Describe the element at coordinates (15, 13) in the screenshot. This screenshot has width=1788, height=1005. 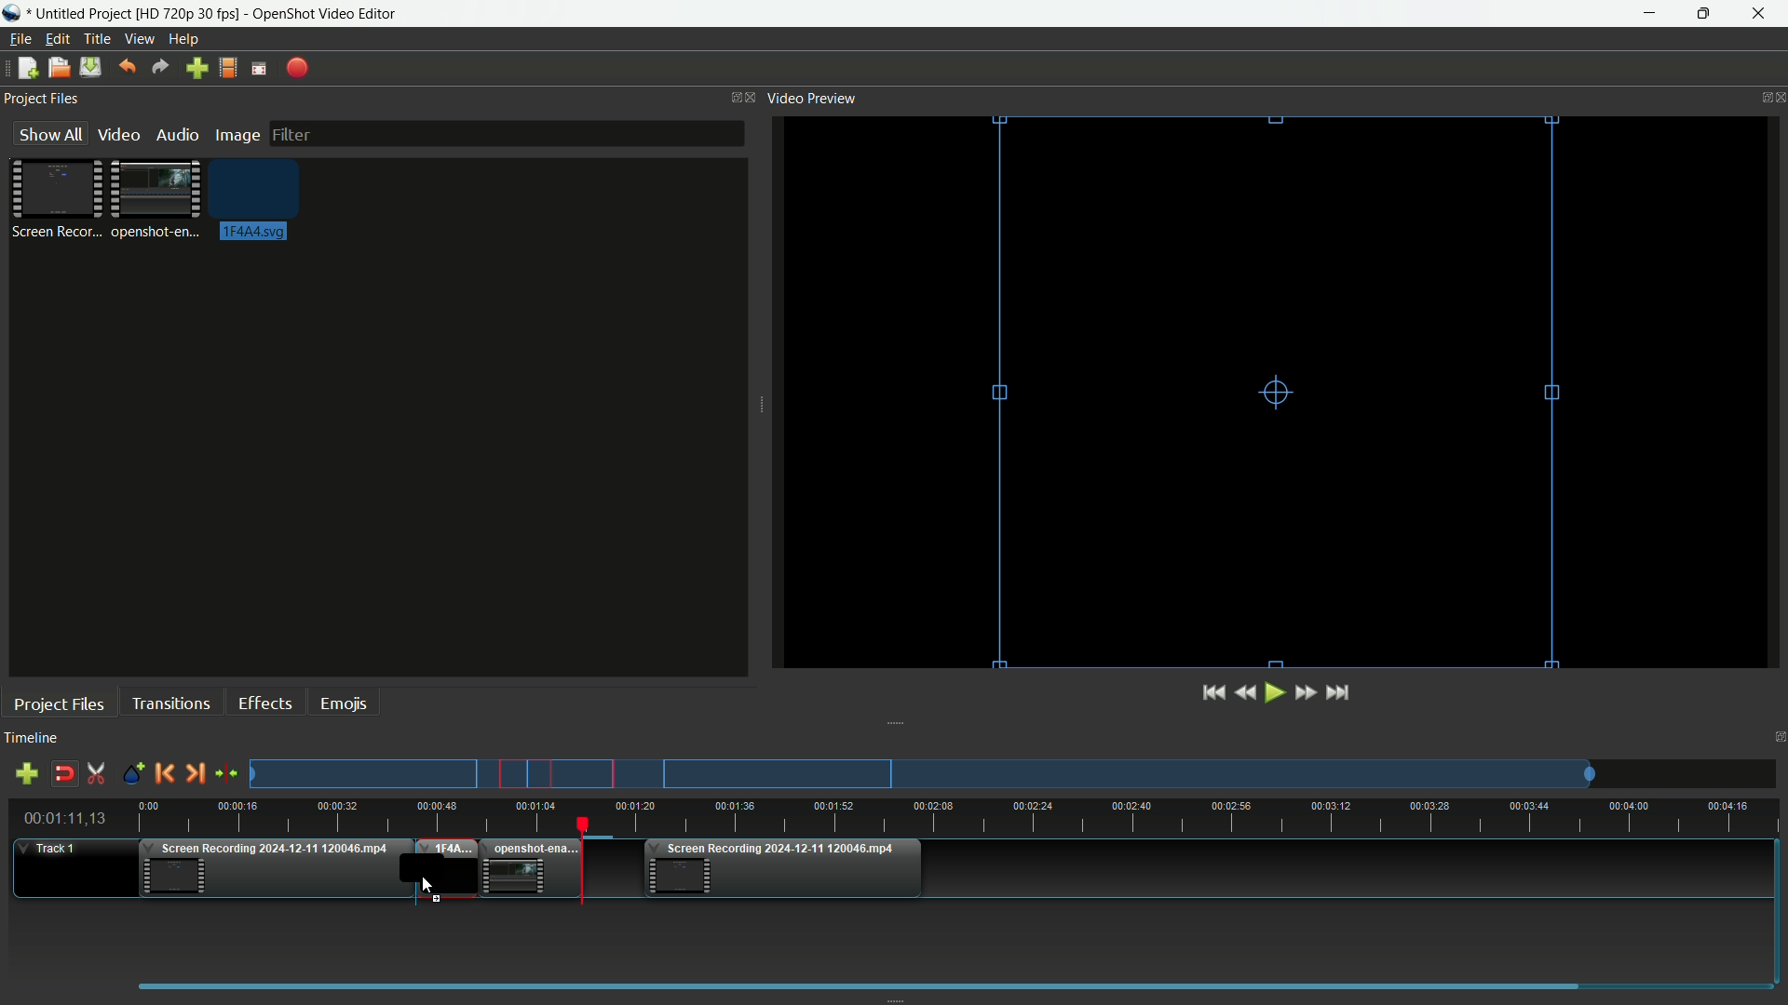
I see `App icon` at that location.